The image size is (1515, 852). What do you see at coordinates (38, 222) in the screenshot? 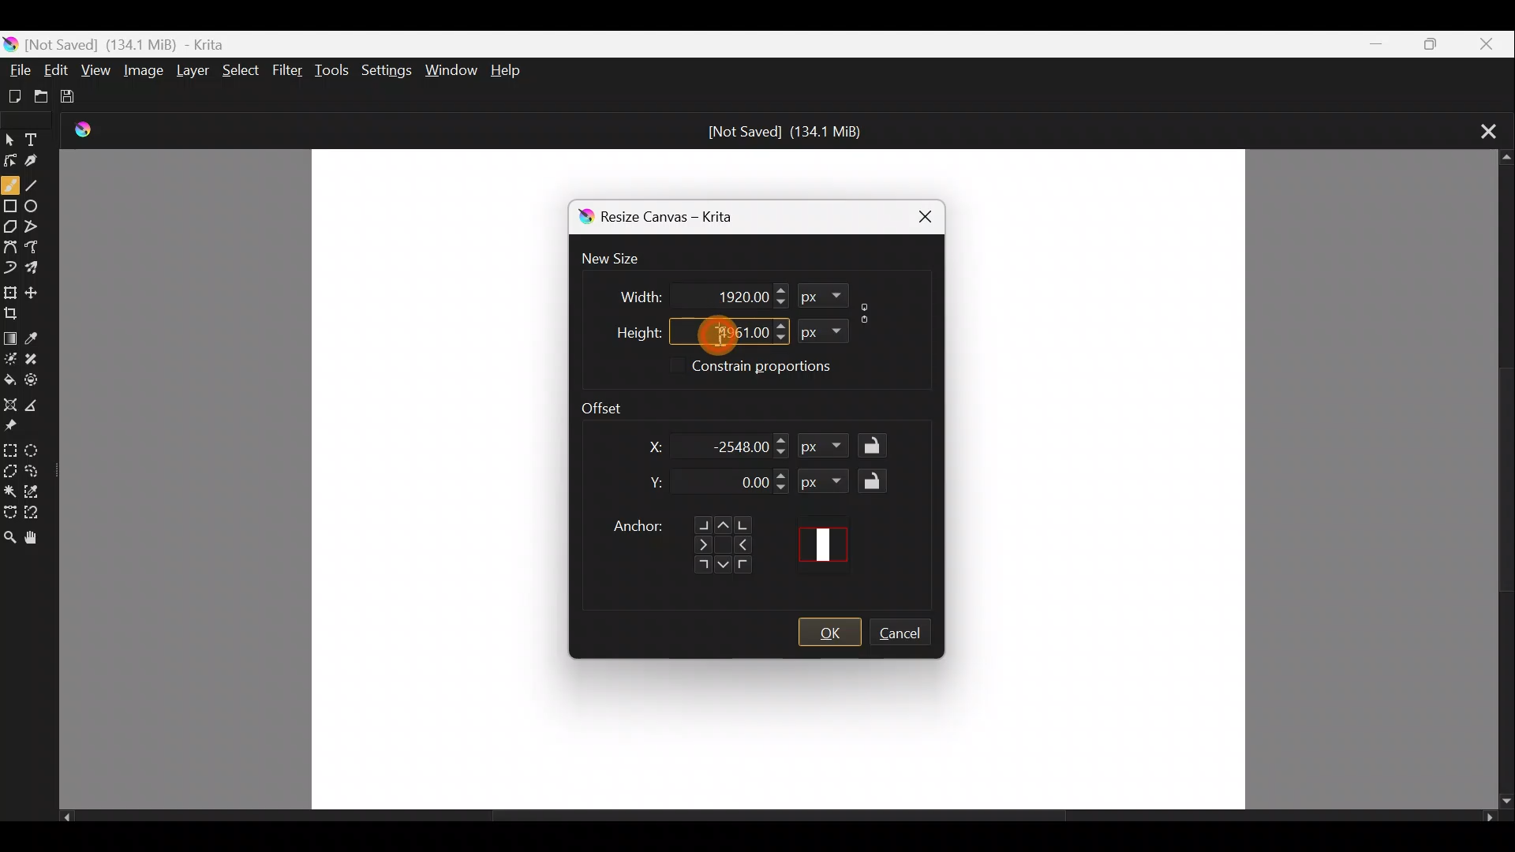
I see `Polyline tool` at bounding box center [38, 222].